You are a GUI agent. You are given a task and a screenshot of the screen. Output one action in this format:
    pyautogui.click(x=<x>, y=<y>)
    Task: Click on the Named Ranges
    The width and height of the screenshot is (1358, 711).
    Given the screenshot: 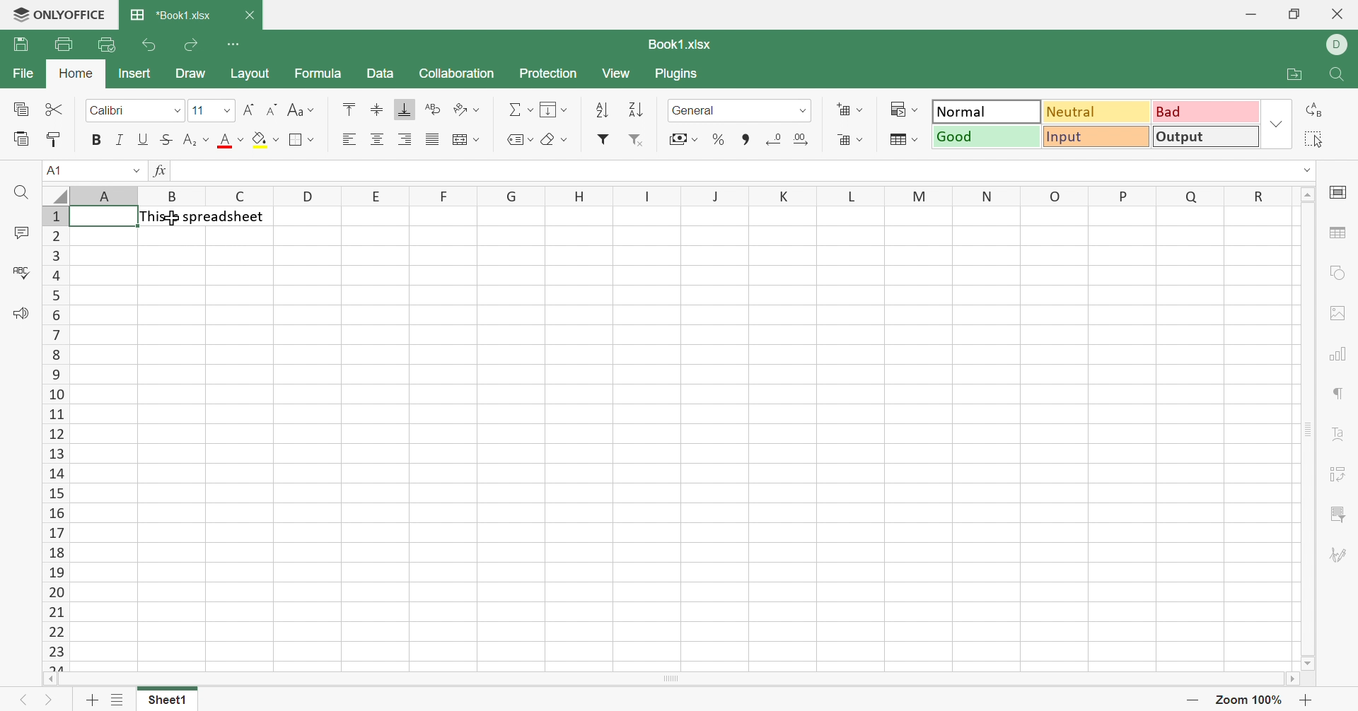 What is the action you would take?
    pyautogui.click(x=513, y=141)
    